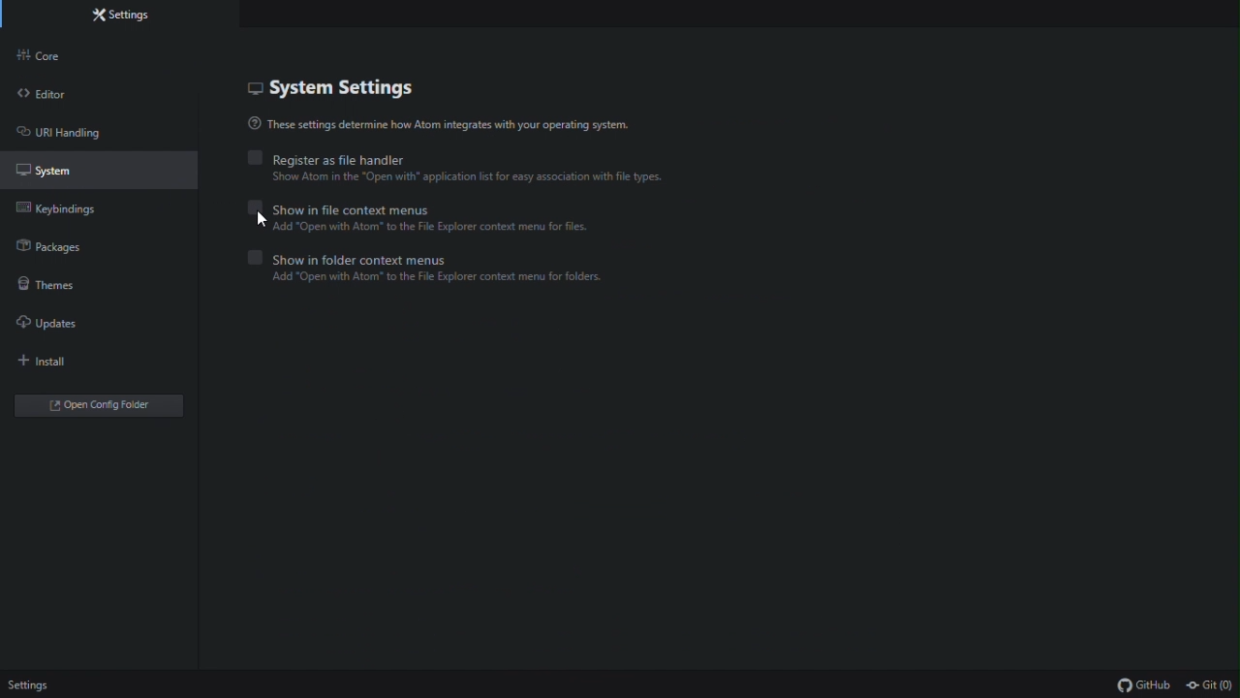 This screenshot has width=1240, height=698. I want to click on Add open with atom to the explorer context menu for files, so click(420, 227).